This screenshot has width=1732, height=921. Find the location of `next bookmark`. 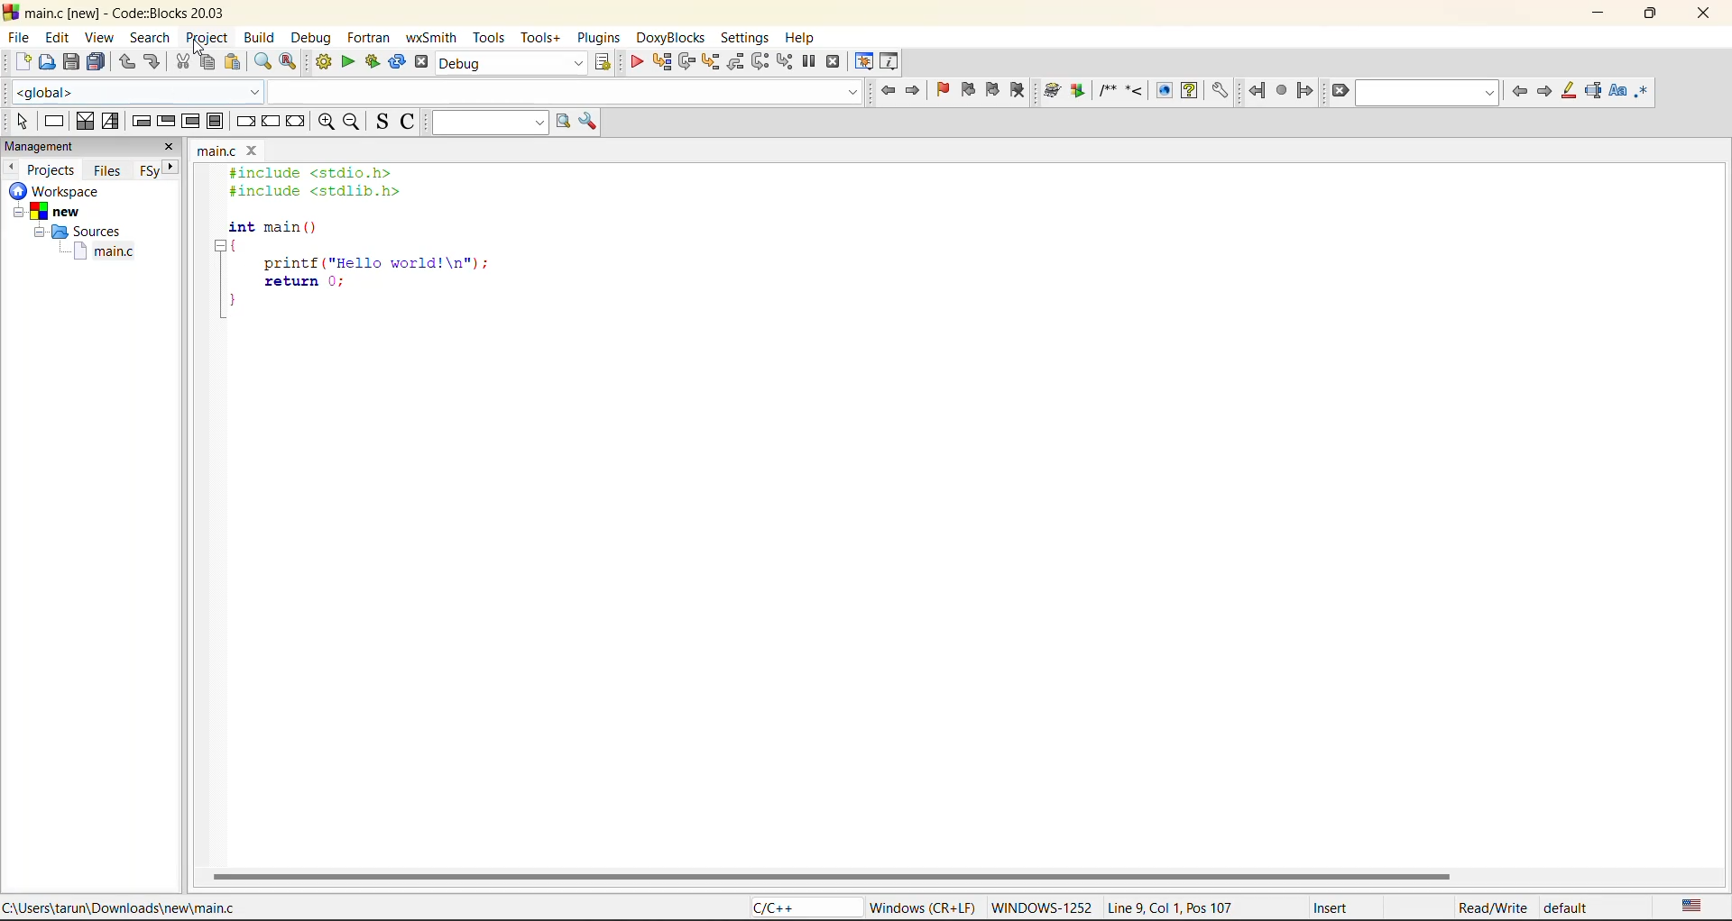

next bookmark is located at coordinates (995, 92).